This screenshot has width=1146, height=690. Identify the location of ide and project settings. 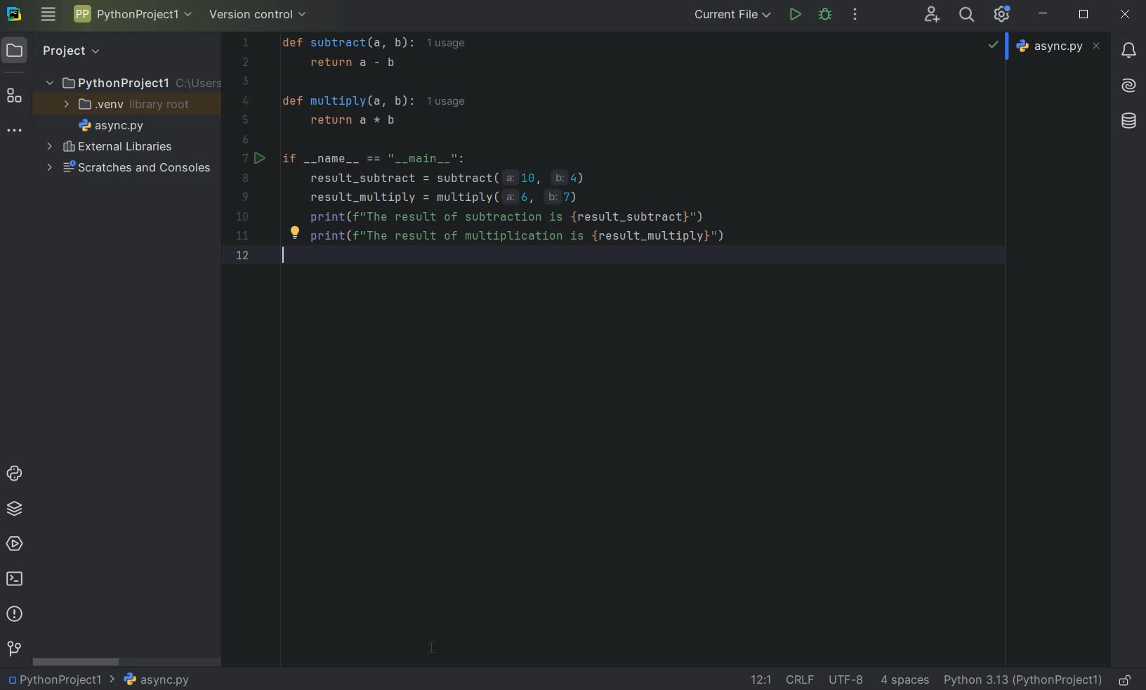
(1003, 14).